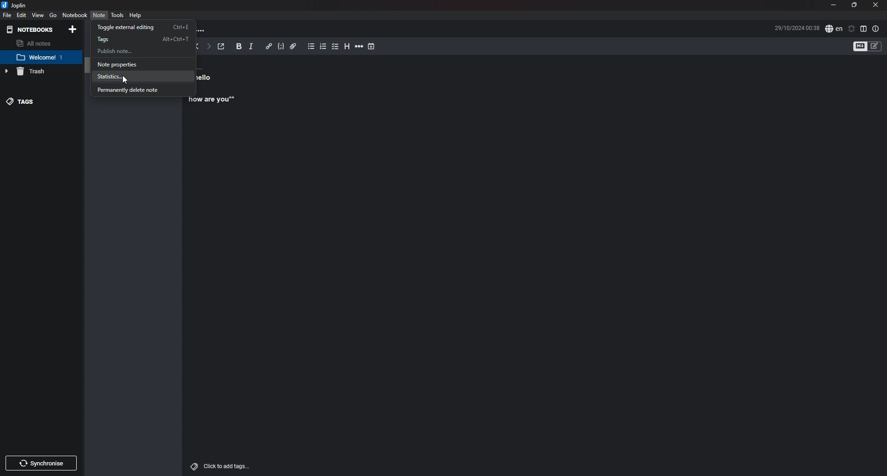 This screenshot has height=476, width=887. Describe the element at coordinates (834, 29) in the screenshot. I see `Set language` at that location.